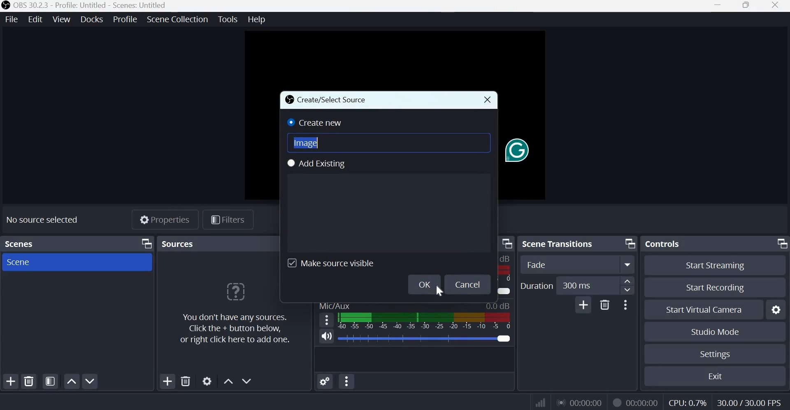 Image resolution: width=790 pixels, height=410 pixels. Describe the element at coordinates (247, 381) in the screenshot. I see `Move source(s) down` at that location.